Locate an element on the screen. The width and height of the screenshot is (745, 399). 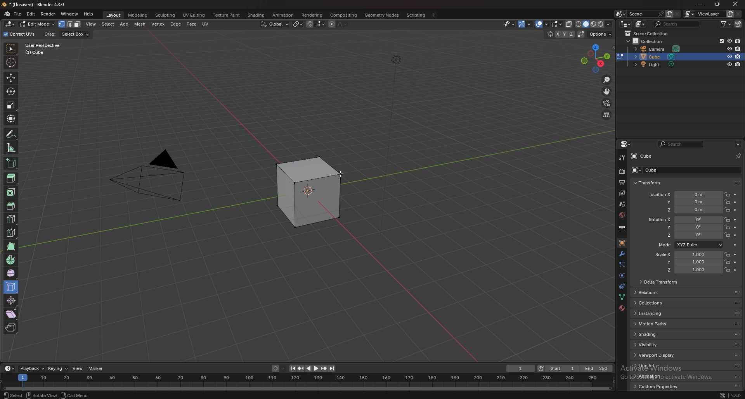
relations is located at coordinates (653, 293).